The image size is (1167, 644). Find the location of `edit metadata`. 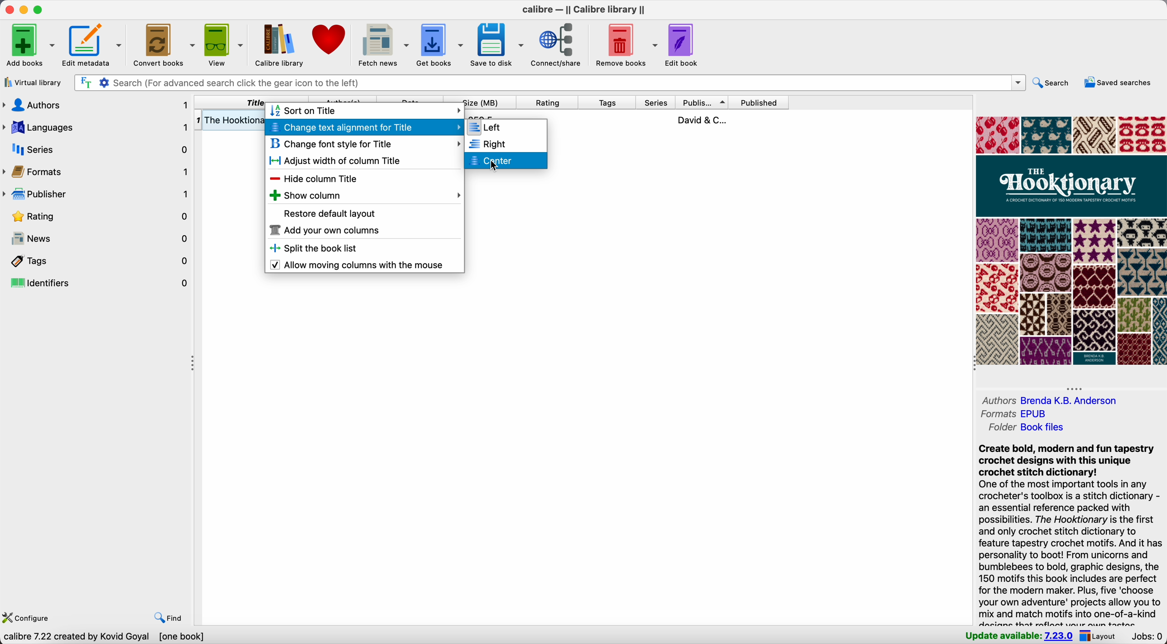

edit metadata is located at coordinates (97, 45).